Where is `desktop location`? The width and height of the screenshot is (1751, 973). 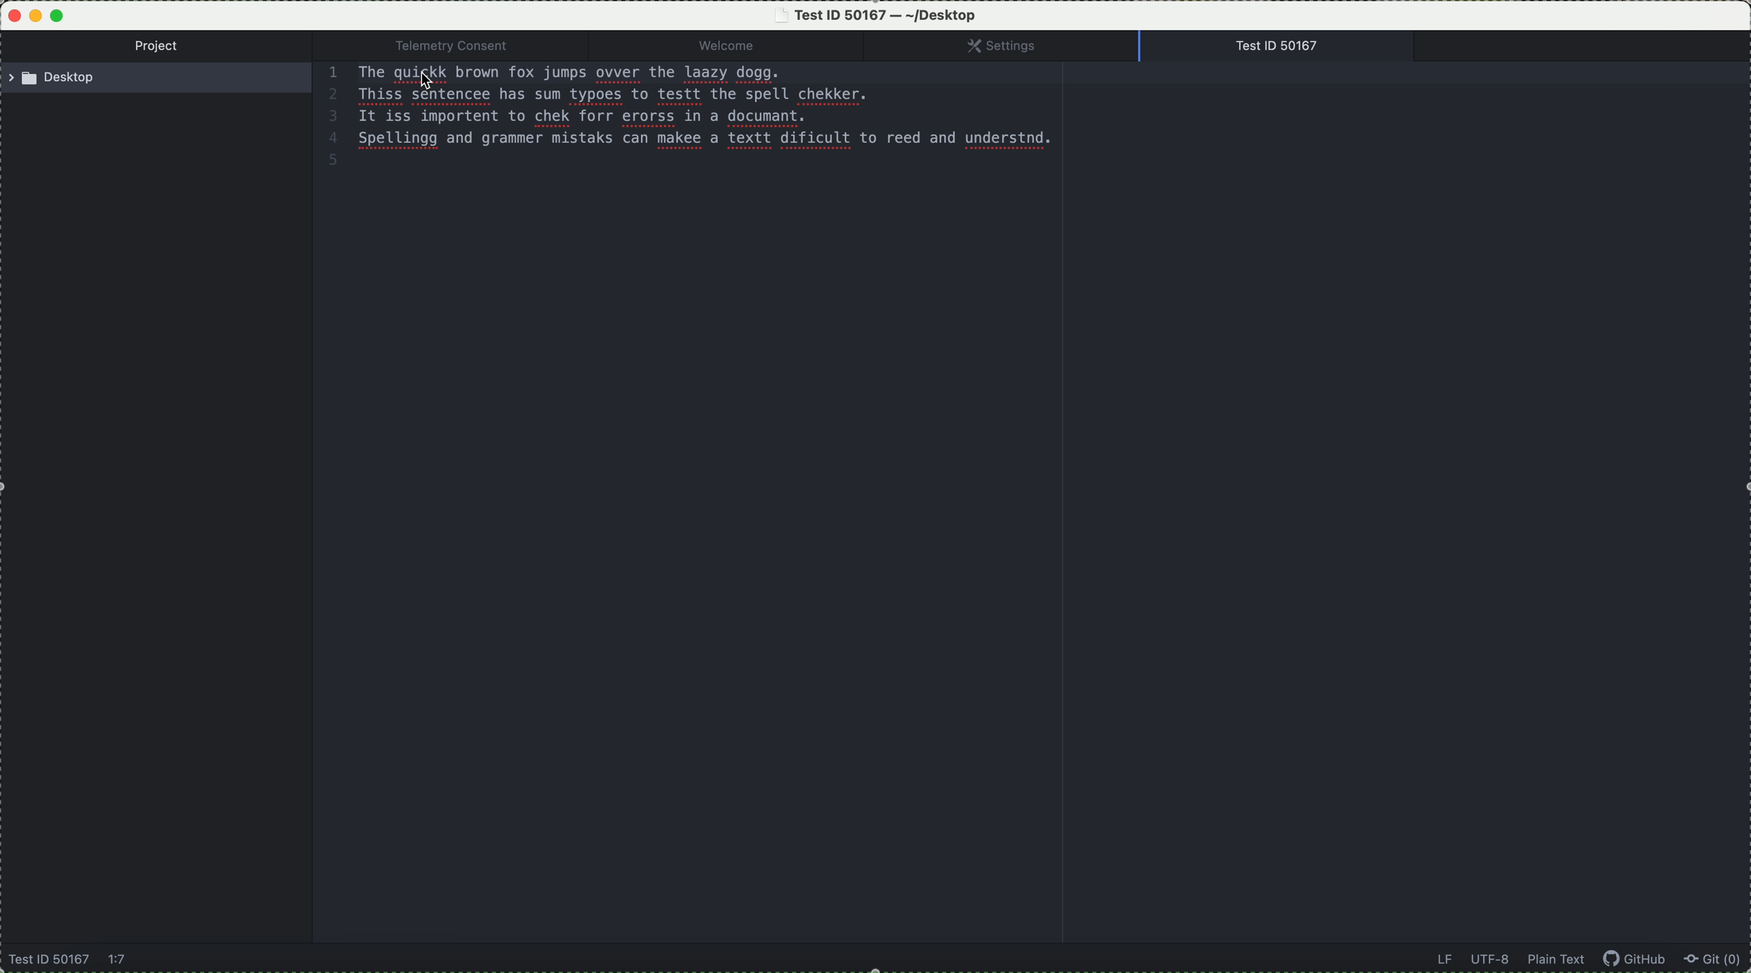 desktop location is located at coordinates (161, 81).